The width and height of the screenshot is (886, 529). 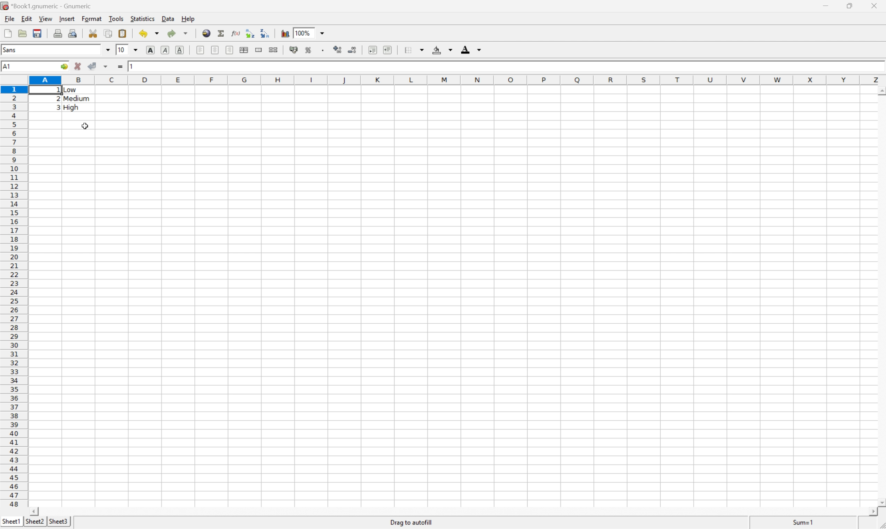 What do you see at coordinates (236, 33) in the screenshot?
I see `Edit function in current cell` at bounding box center [236, 33].